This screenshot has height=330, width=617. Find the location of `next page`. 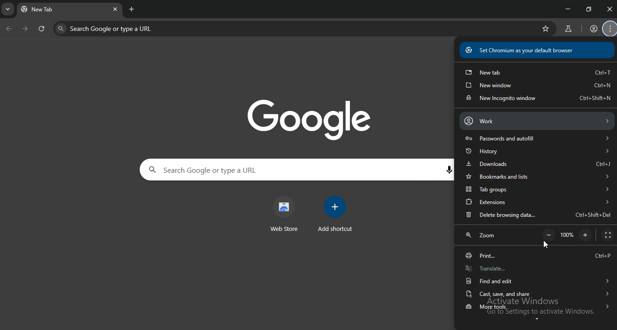

next page is located at coordinates (25, 30).